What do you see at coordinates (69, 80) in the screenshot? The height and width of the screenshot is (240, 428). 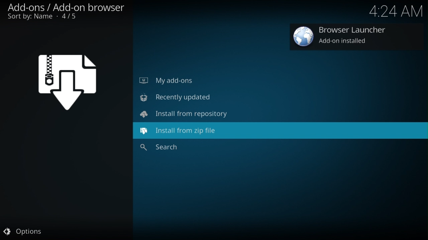 I see `image` at bounding box center [69, 80].